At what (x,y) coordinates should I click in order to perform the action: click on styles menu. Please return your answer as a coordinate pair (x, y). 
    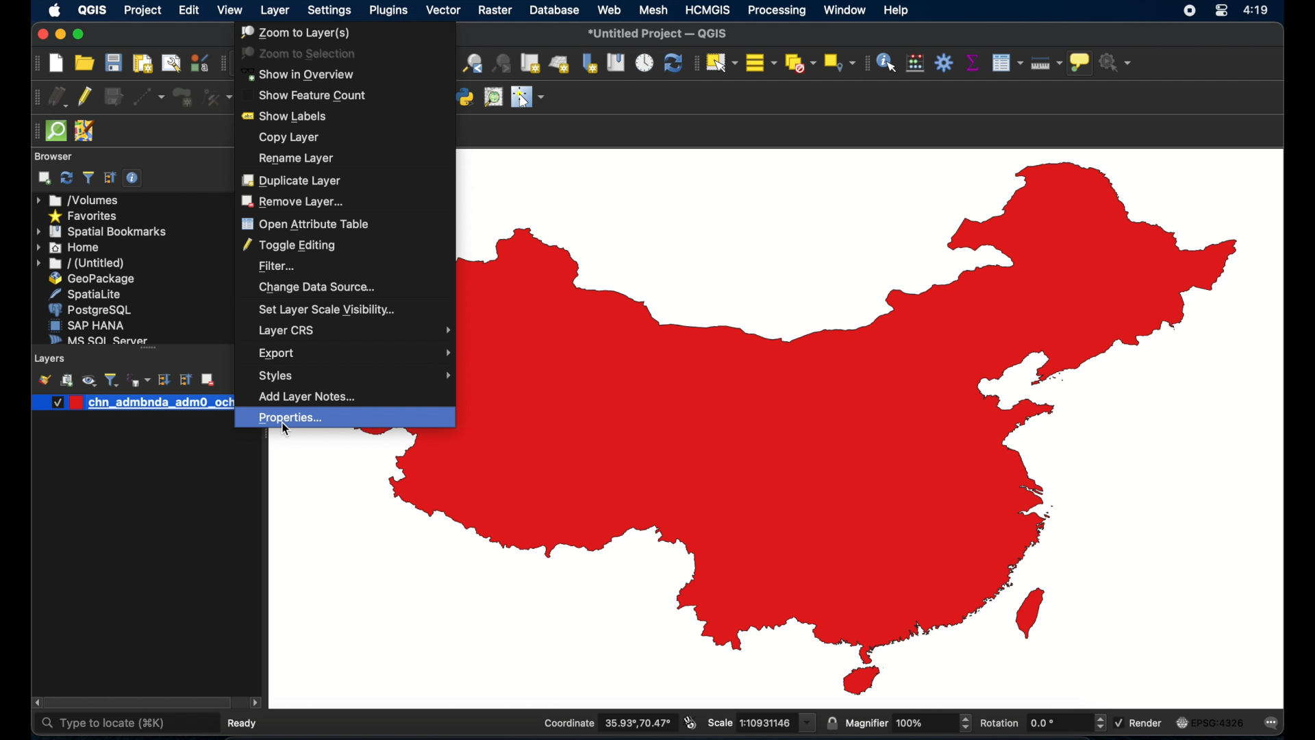
    Looking at the image, I should click on (354, 375).